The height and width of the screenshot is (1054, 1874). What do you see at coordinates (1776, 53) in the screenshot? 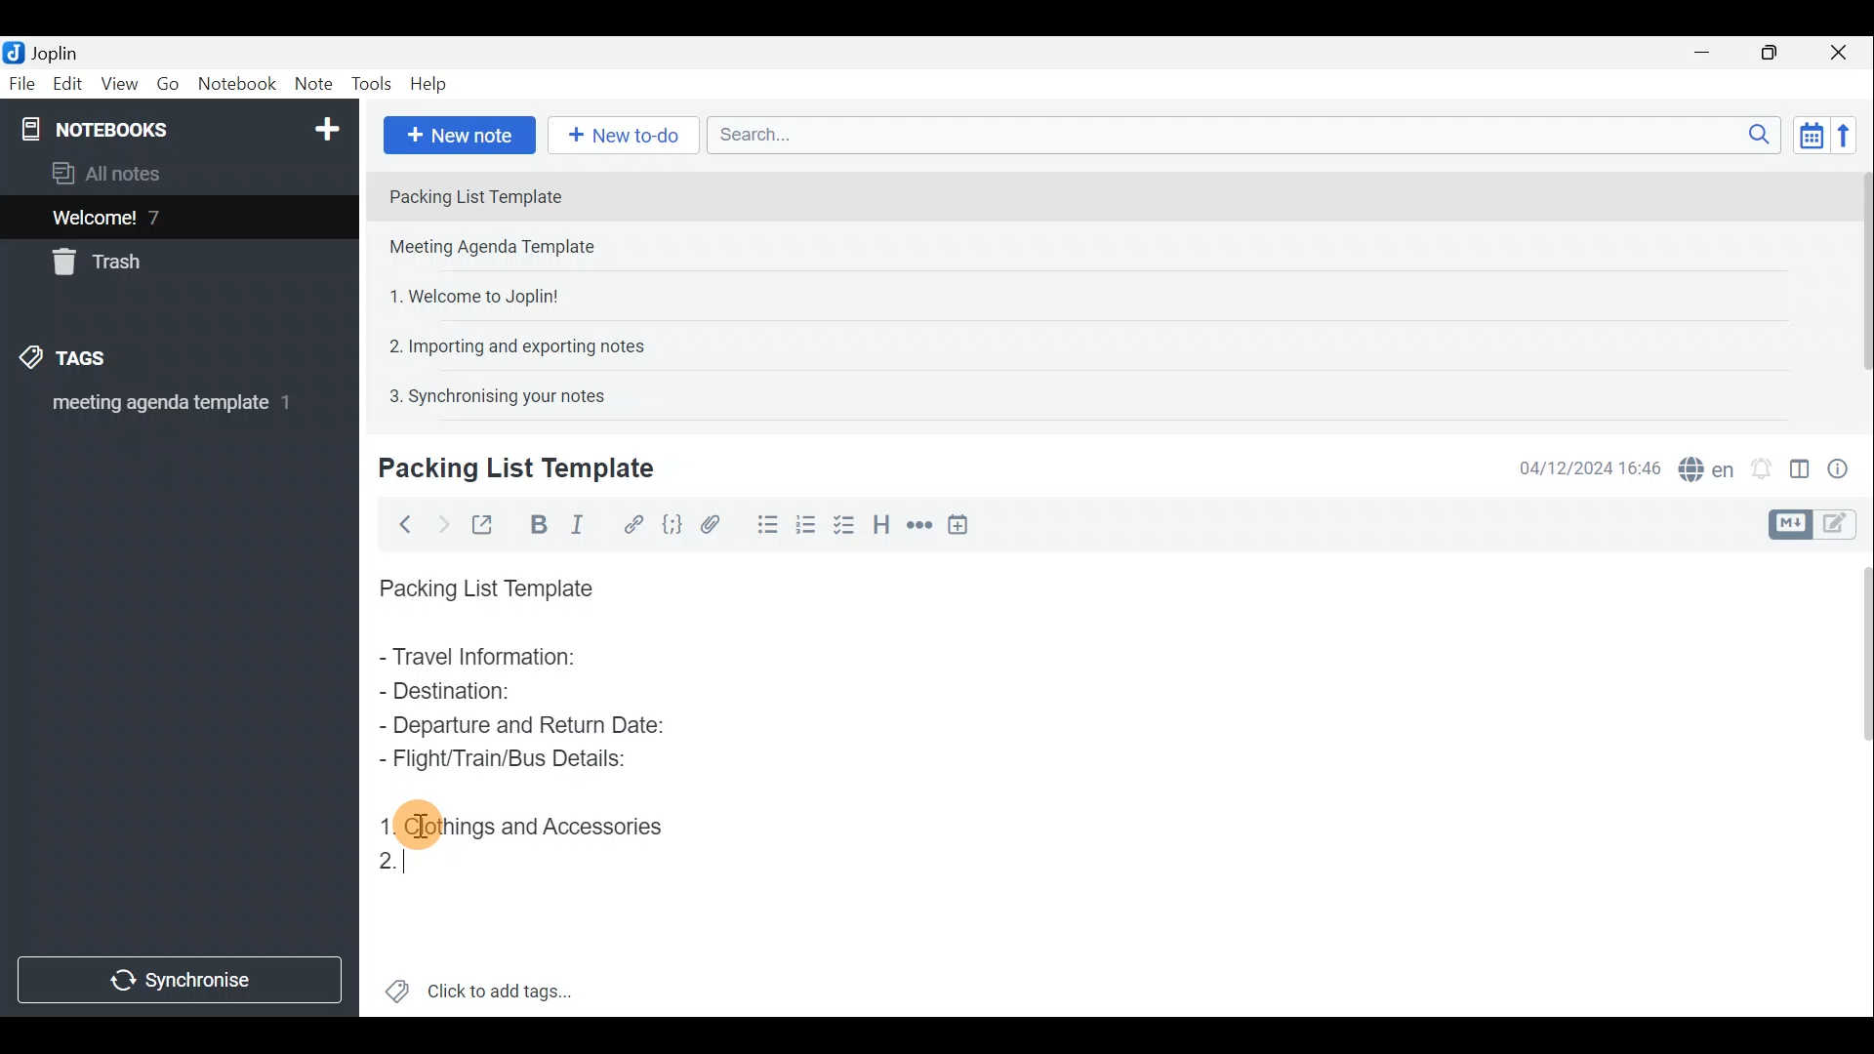
I see `Maximise` at bounding box center [1776, 53].